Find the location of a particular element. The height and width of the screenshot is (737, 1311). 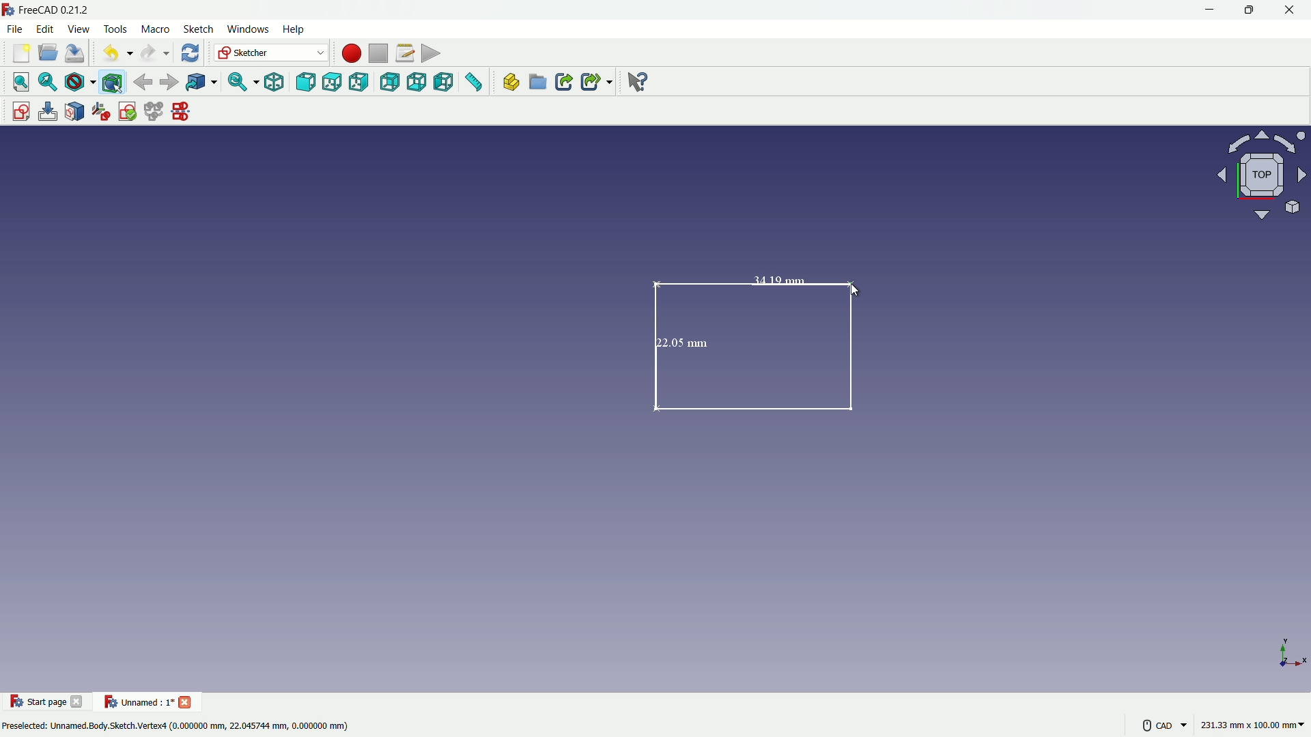

execute macros is located at coordinates (431, 55).